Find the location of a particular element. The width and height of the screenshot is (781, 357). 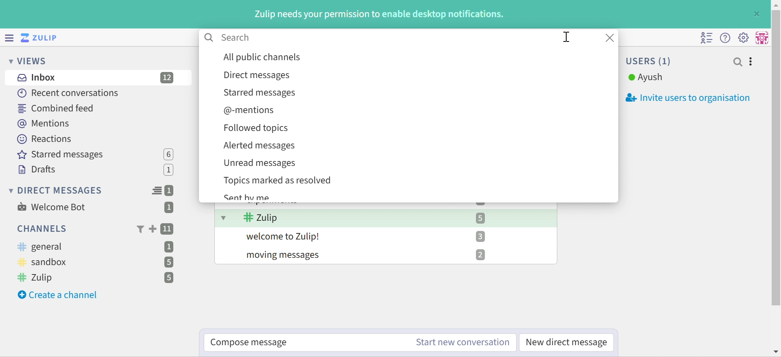

Ayush is located at coordinates (646, 78).